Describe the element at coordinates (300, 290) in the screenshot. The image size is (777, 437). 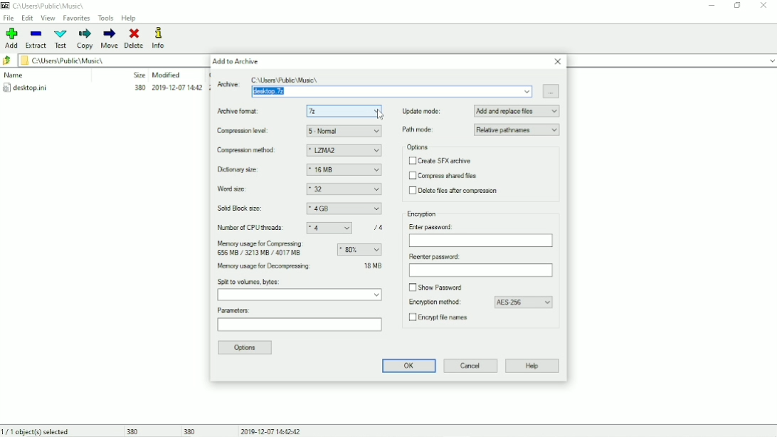
I see `Split to volumes` at that location.